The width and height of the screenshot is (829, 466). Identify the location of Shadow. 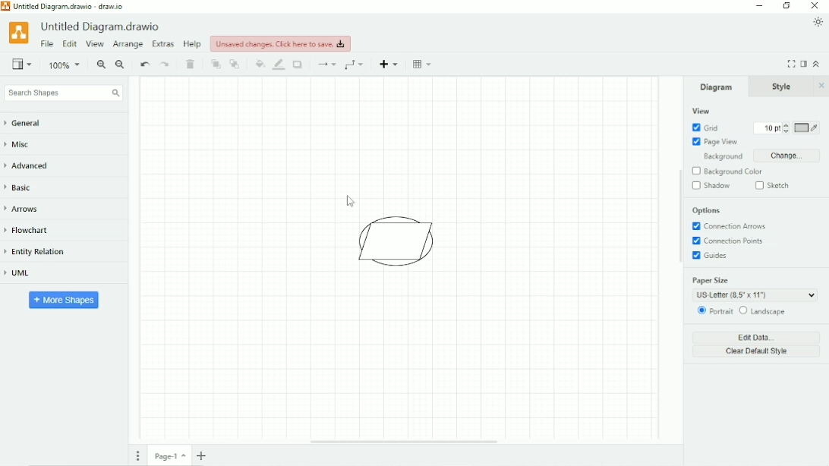
(711, 186).